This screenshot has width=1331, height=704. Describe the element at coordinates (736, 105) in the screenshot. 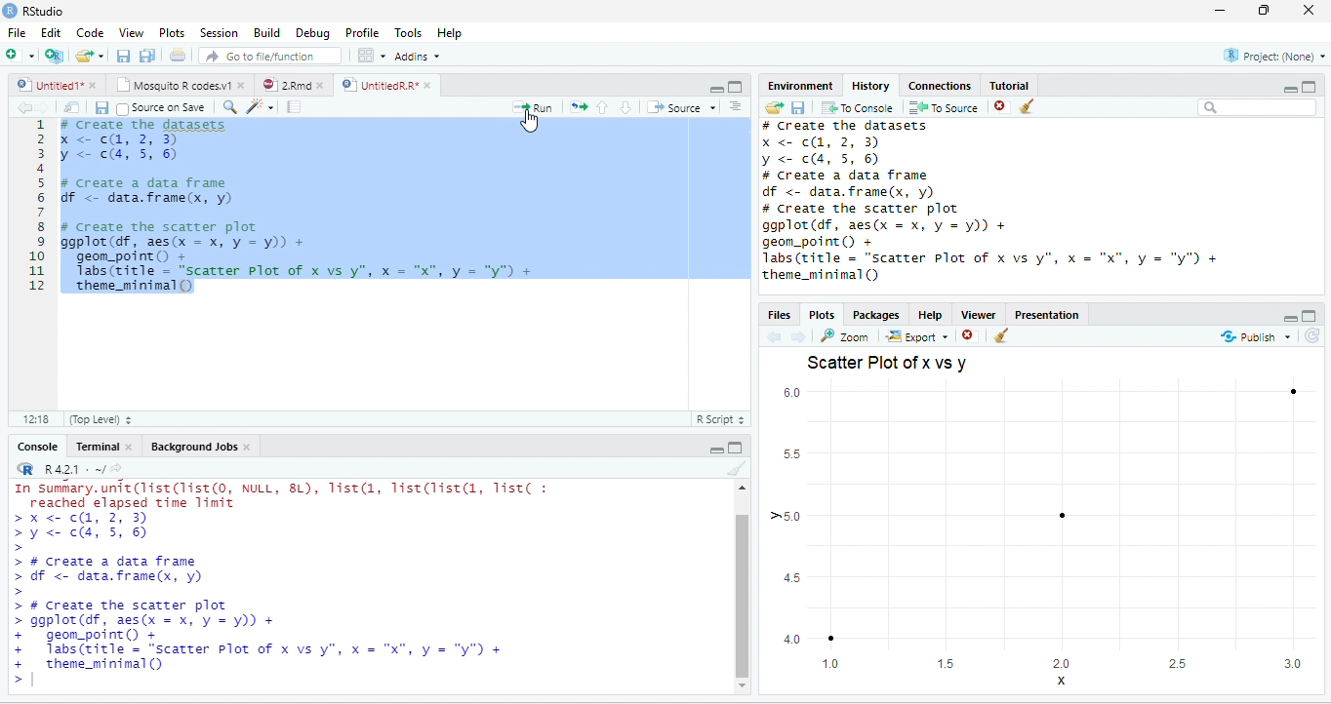

I see `Show document outline` at that location.